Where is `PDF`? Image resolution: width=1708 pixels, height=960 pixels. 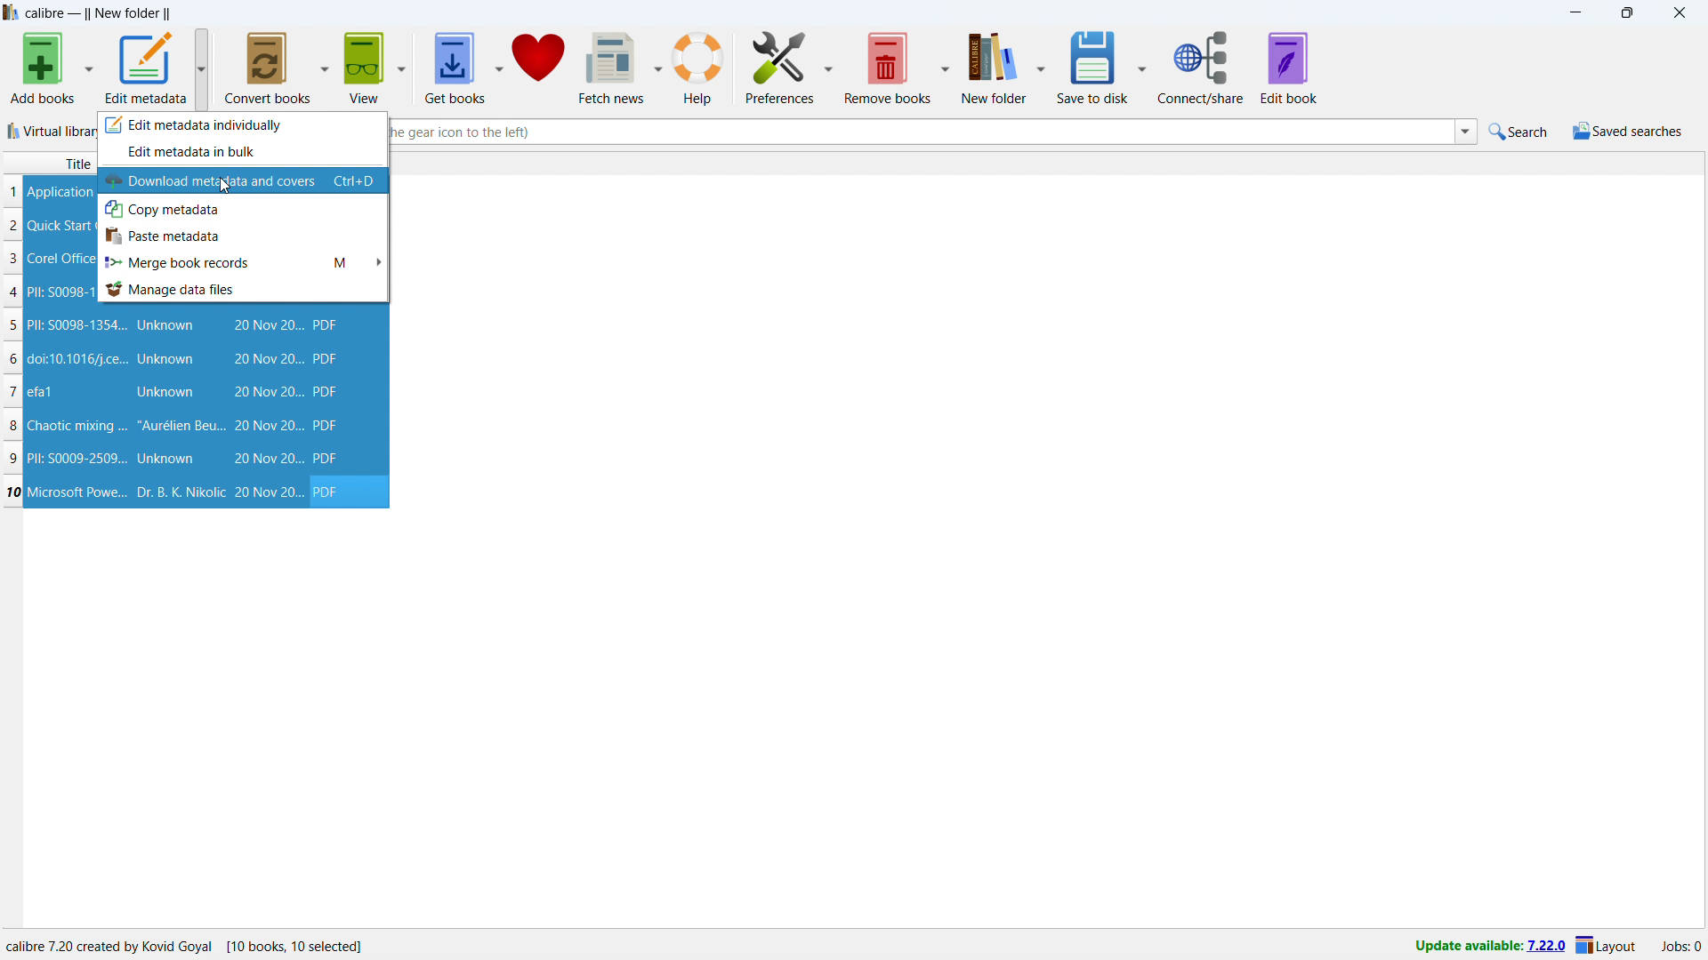
PDF is located at coordinates (328, 459).